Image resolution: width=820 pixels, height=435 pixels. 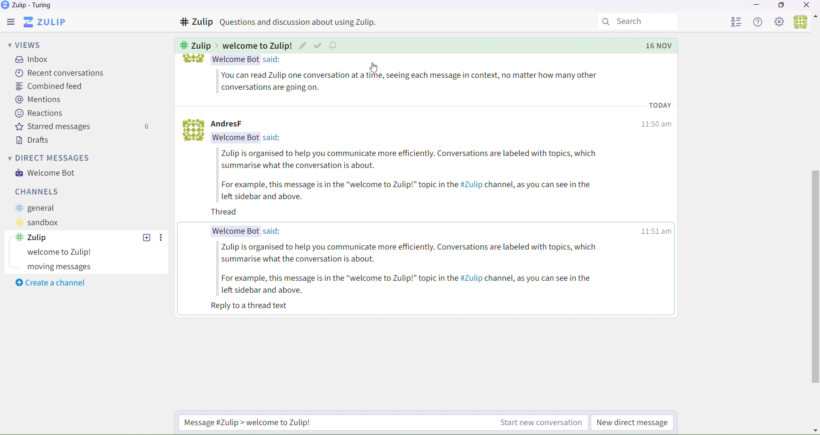 What do you see at coordinates (800, 22) in the screenshot?
I see `Users` at bounding box center [800, 22].